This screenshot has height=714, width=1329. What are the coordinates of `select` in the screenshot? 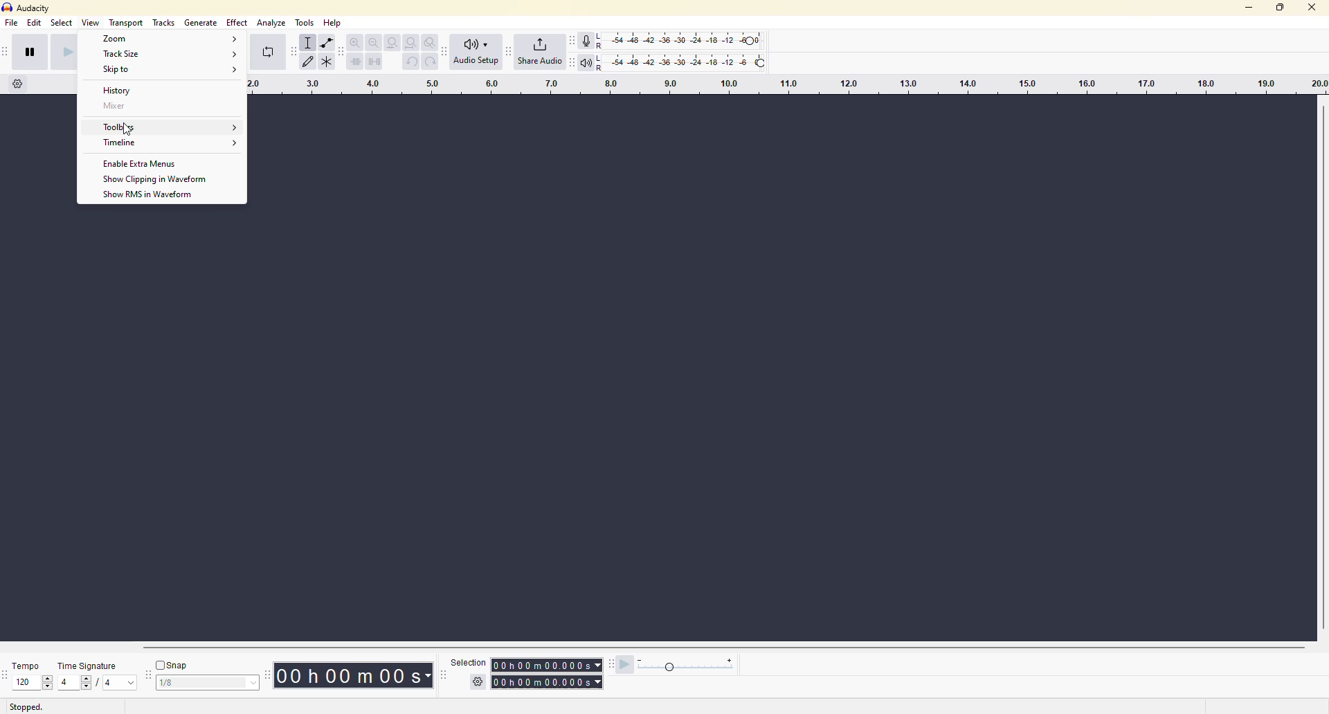 It's located at (64, 23).